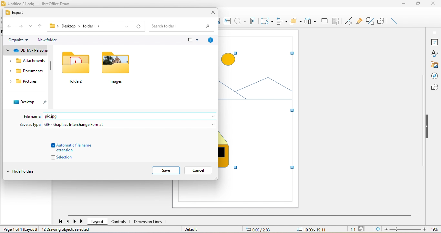 The height and width of the screenshot is (233, 441). What do you see at coordinates (15, 13) in the screenshot?
I see `export` at bounding box center [15, 13].